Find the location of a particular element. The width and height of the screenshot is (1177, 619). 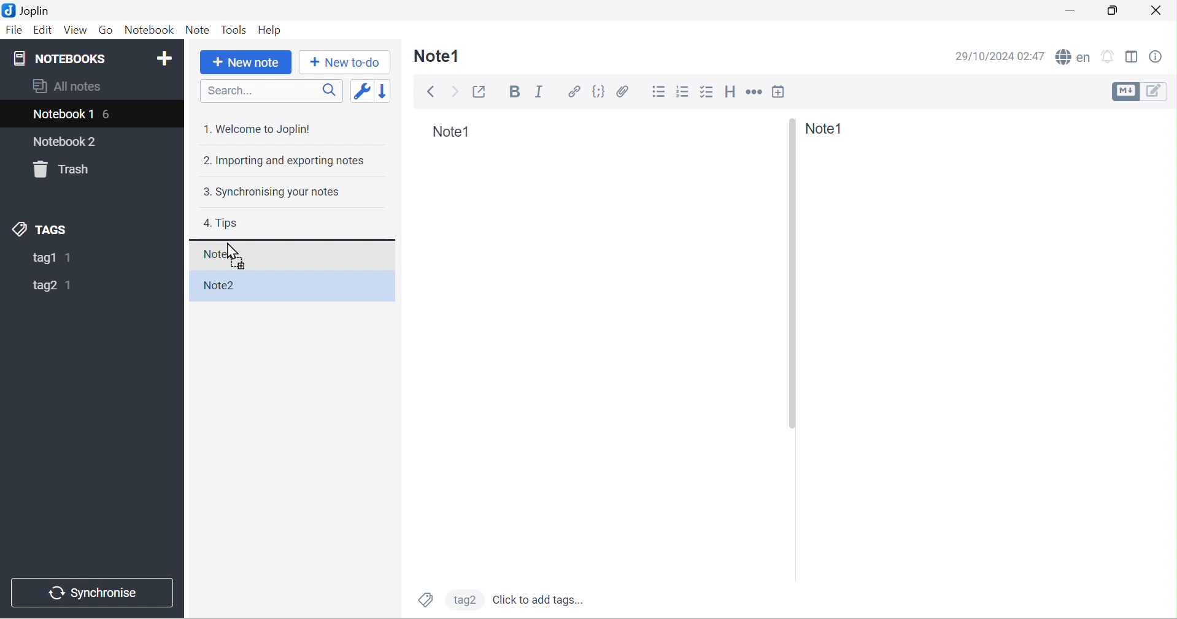

Search... is located at coordinates (232, 92).